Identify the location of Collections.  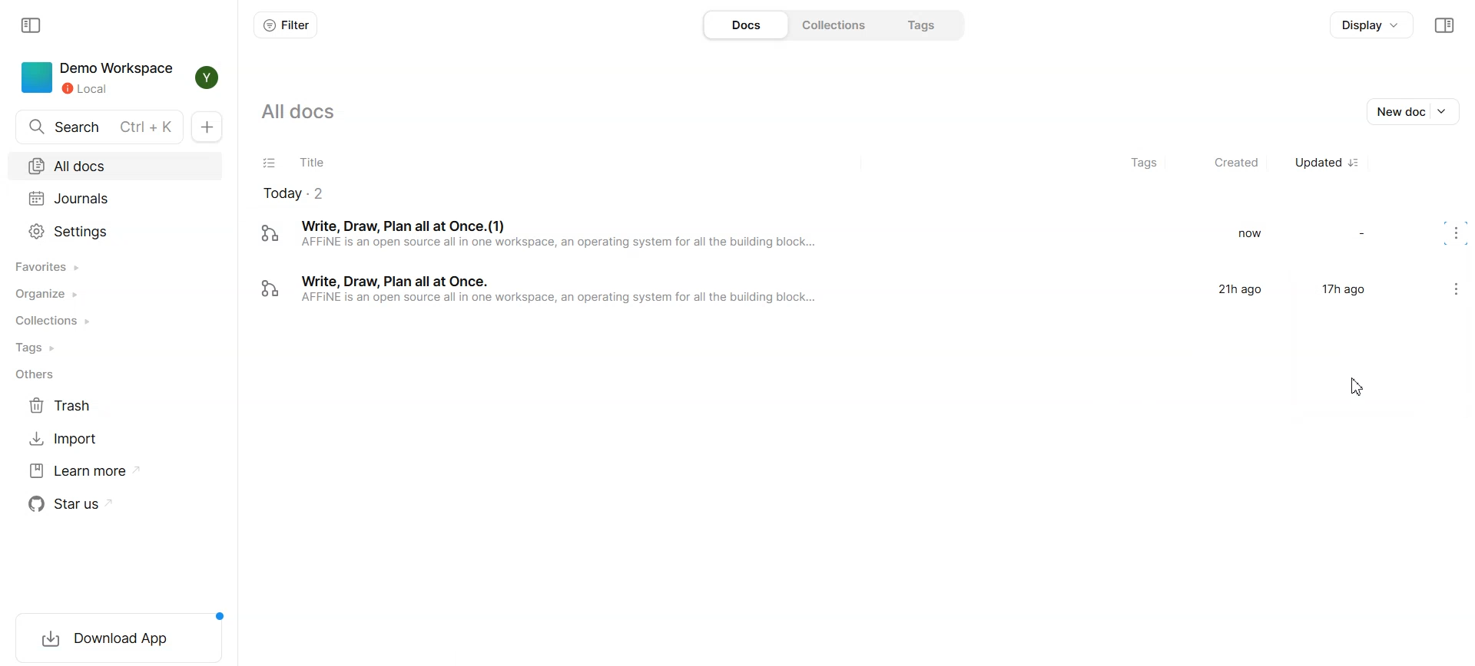
(115, 321).